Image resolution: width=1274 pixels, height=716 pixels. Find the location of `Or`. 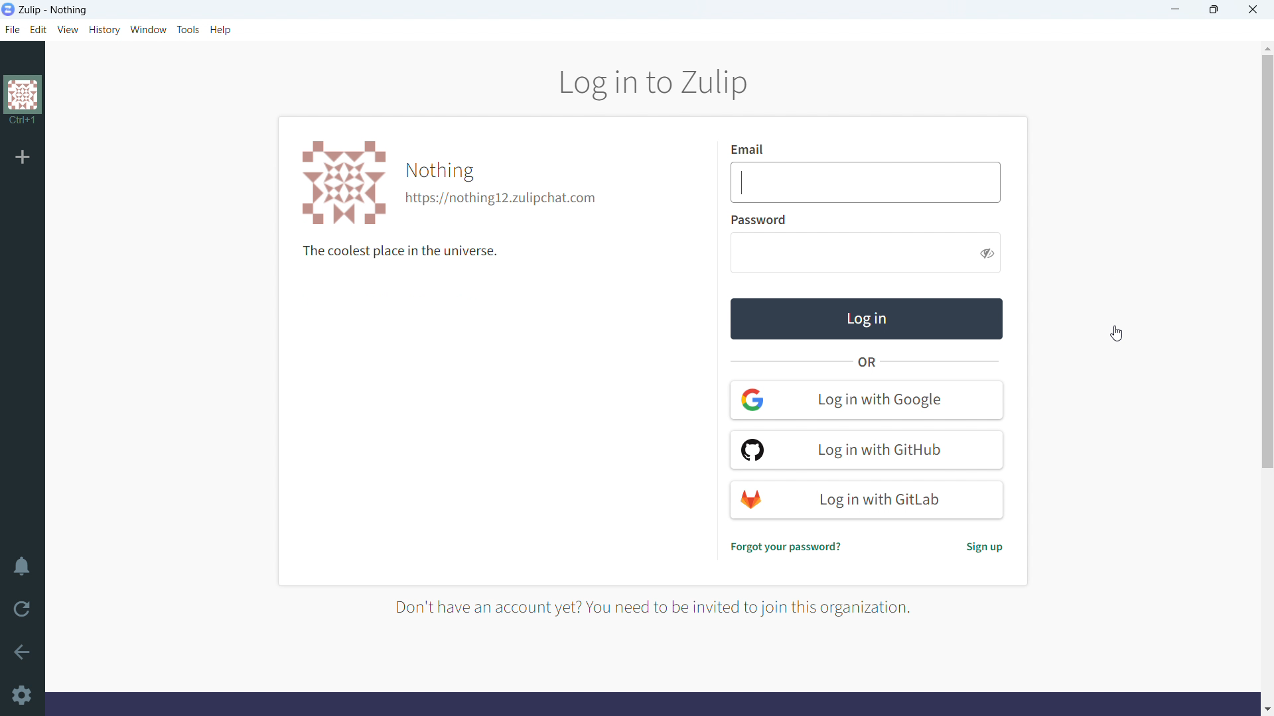

Or is located at coordinates (867, 363).